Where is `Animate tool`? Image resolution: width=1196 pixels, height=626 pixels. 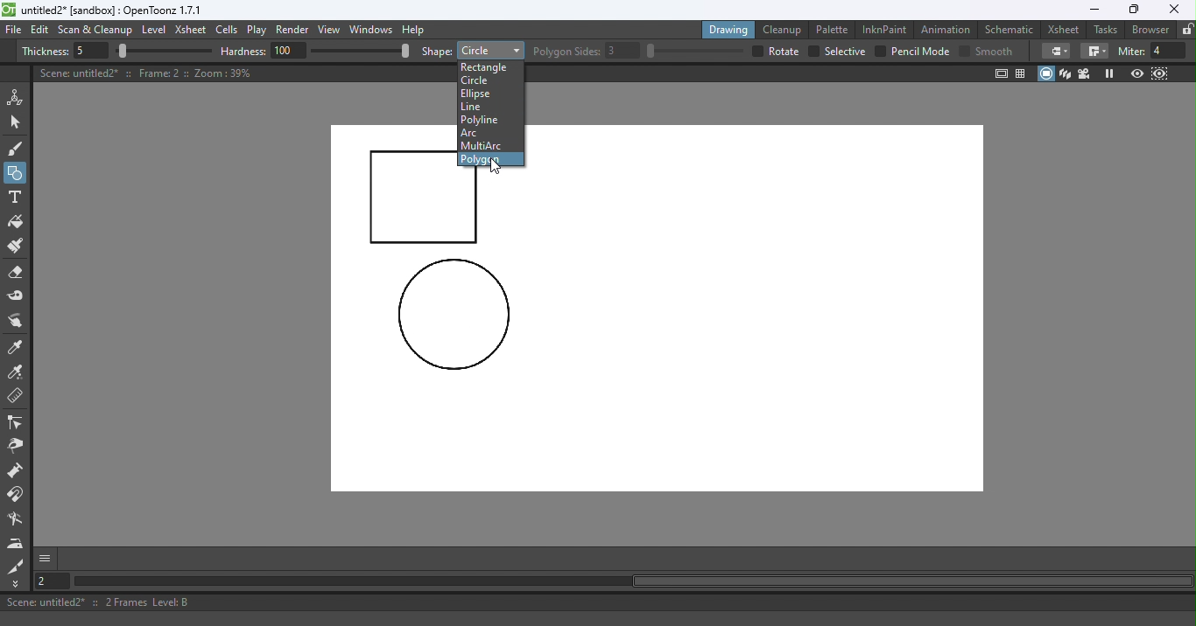
Animate tool is located at coordinates (18, 97).